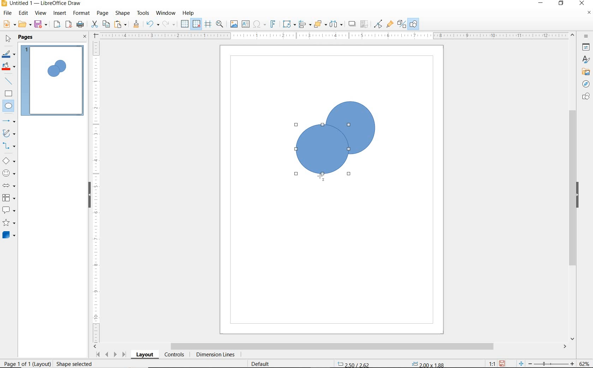 The height and width of the screenshot is (368, 593). I want to click on DRAWN CIRCLE, so click(350, 127).